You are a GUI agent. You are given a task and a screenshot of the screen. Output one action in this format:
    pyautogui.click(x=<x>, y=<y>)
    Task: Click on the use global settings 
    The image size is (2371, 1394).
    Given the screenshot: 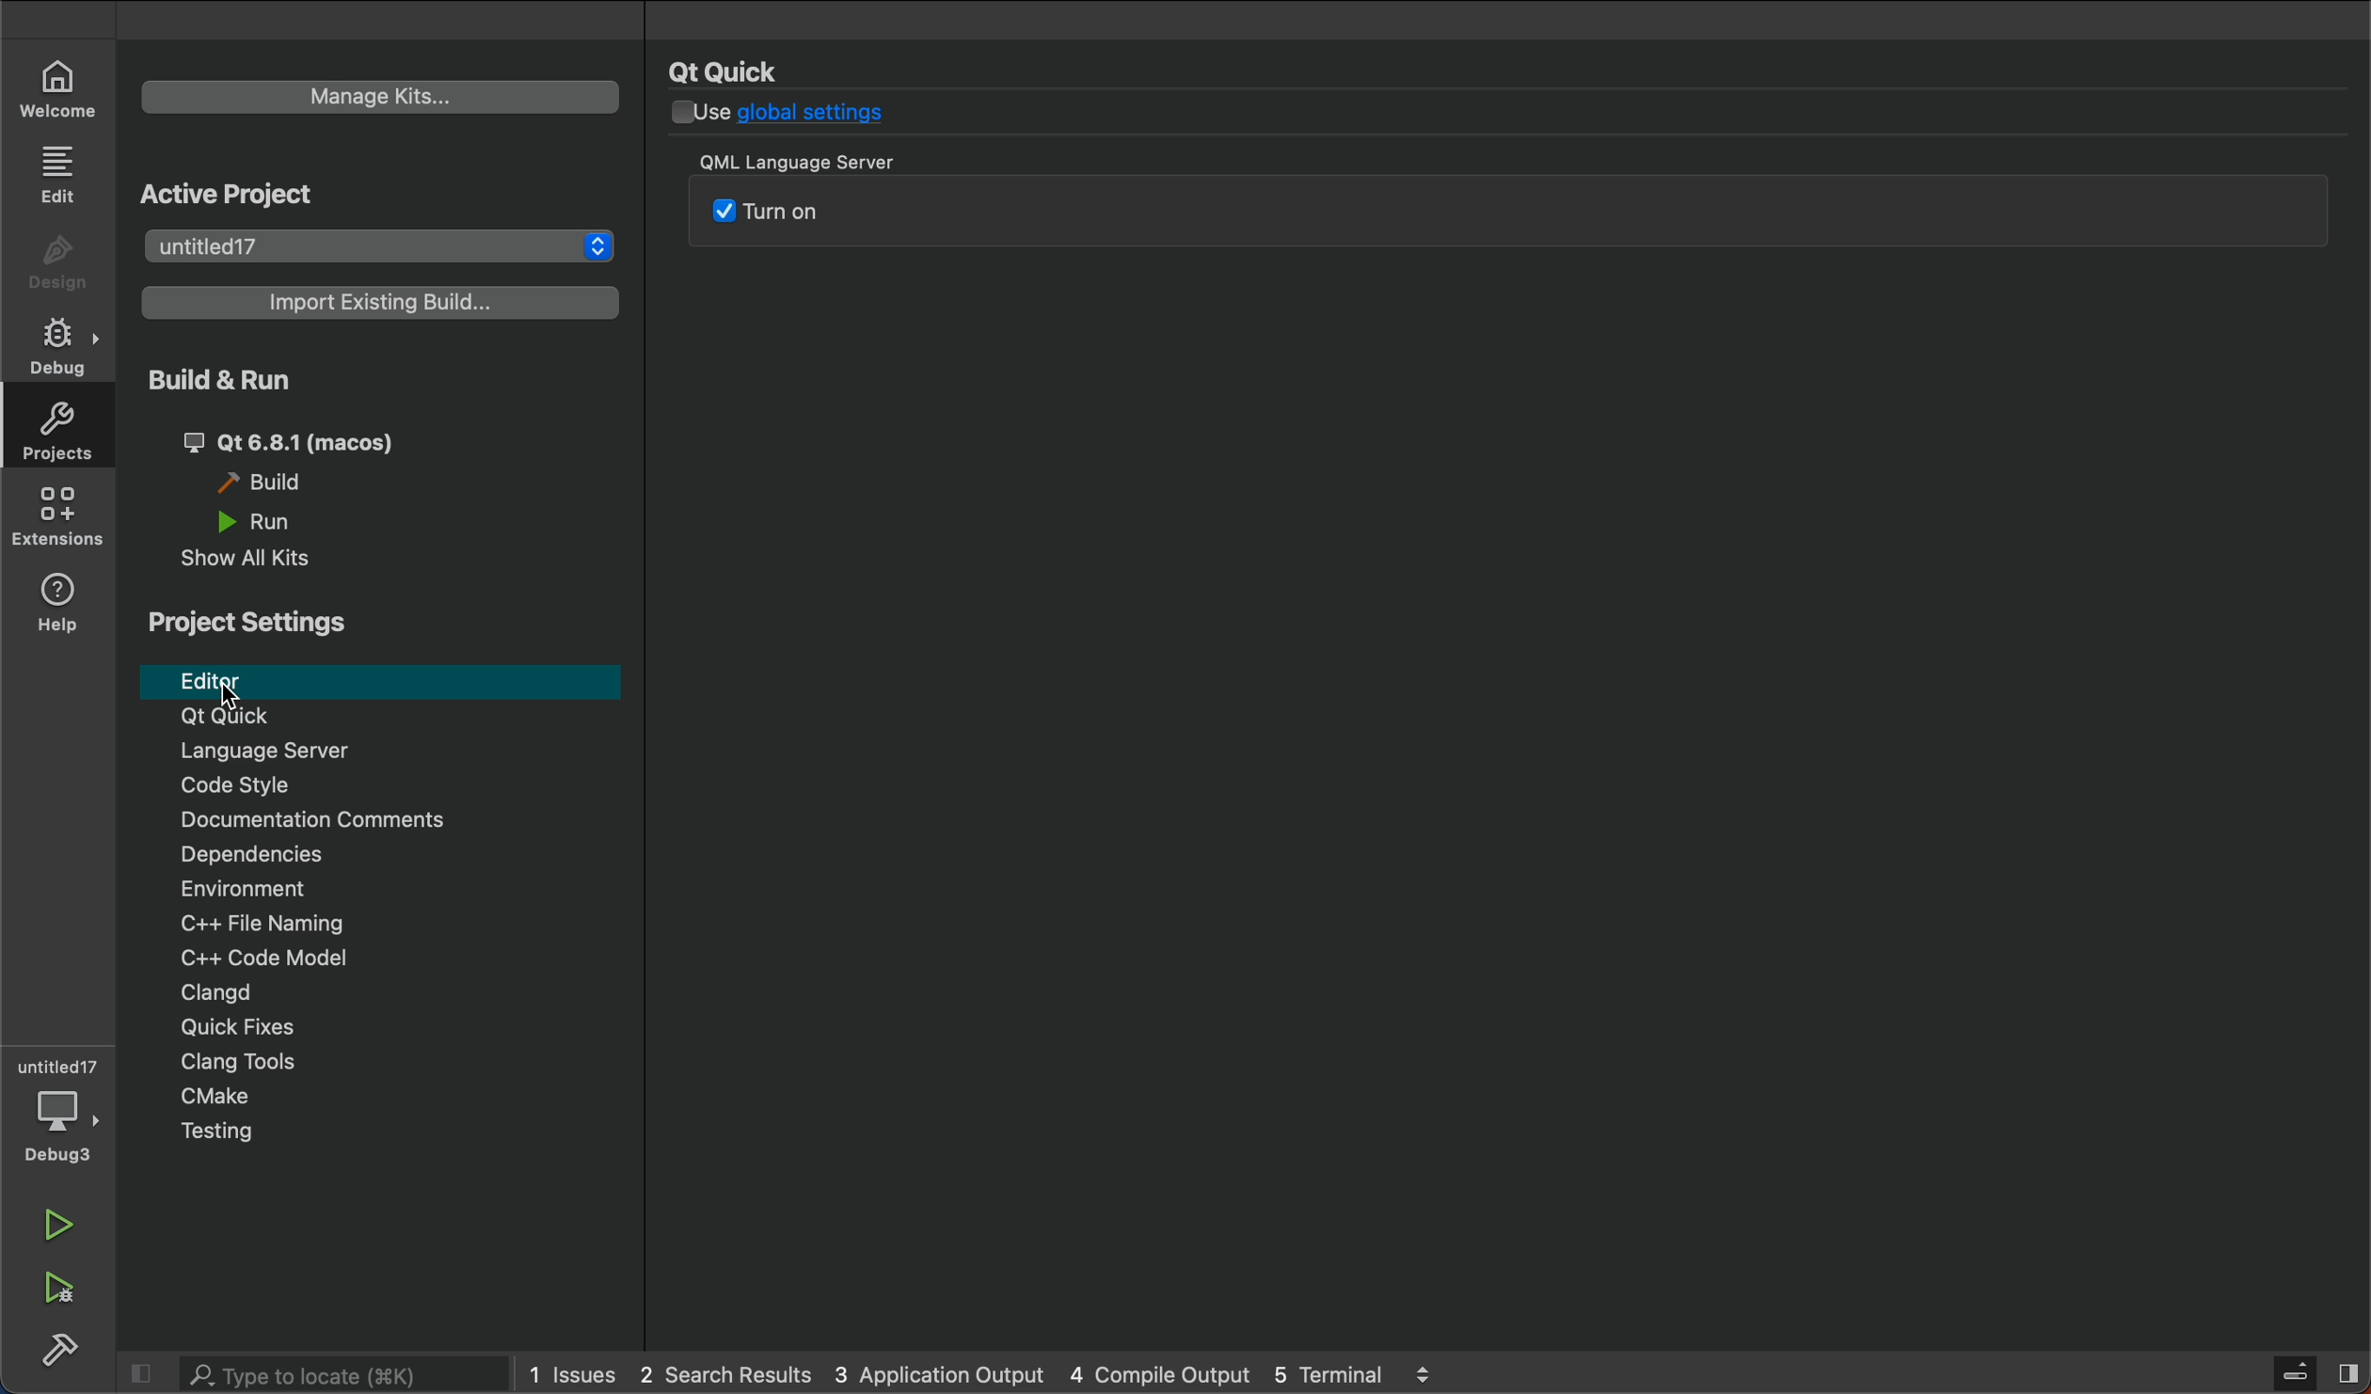 What is the action you would take?
    pyautogui.click(x=792, y=111)
    